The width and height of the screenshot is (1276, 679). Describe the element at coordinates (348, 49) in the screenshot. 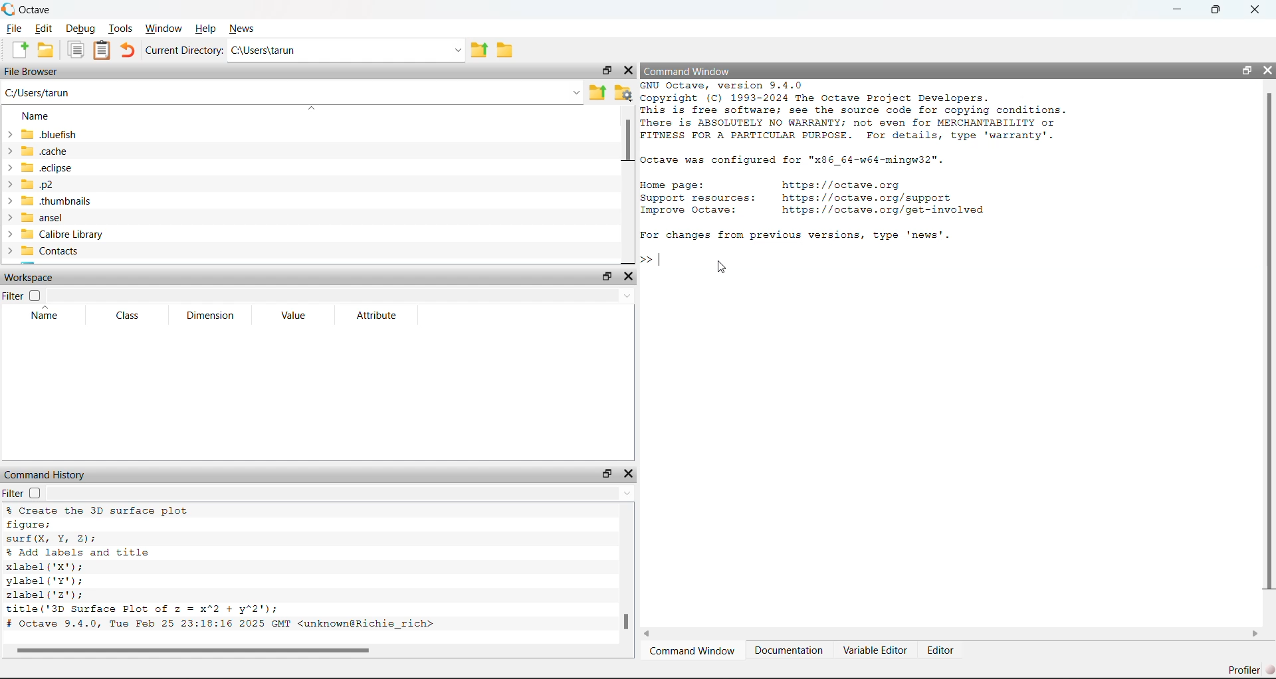

I see `C:\Users\tarun ` at that location.